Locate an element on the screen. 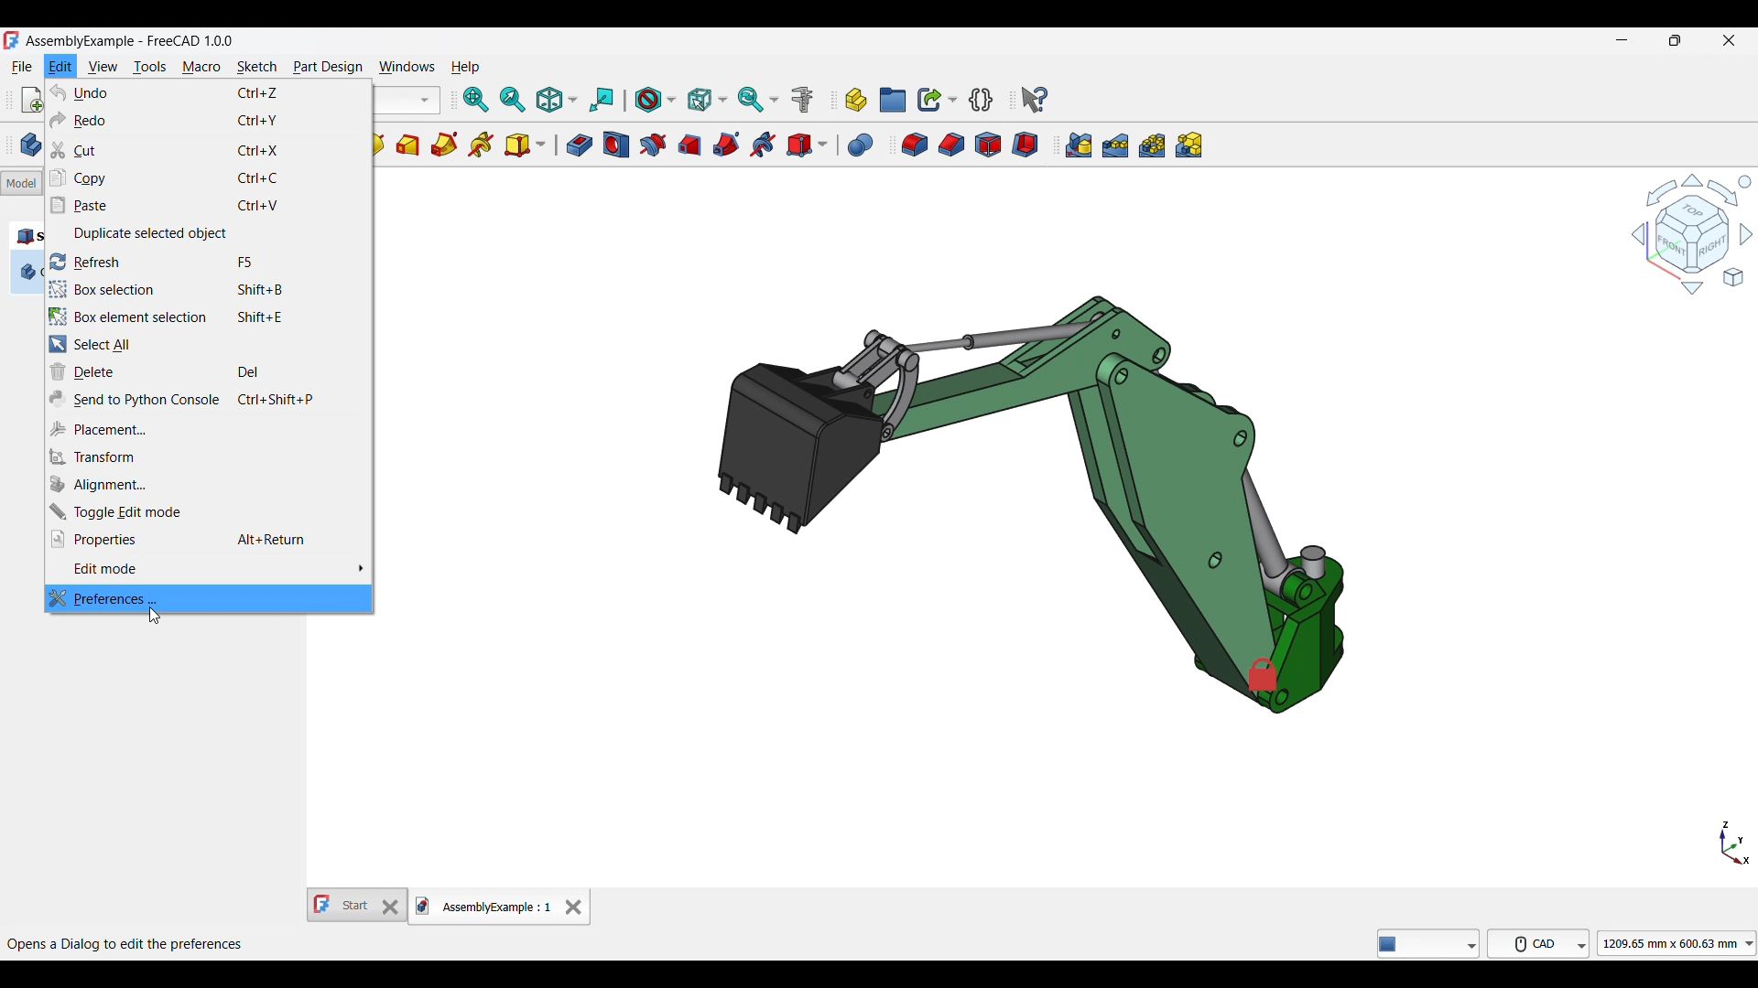  Opens a Dialog to edit the preferences is located at coordinates (128, 942).